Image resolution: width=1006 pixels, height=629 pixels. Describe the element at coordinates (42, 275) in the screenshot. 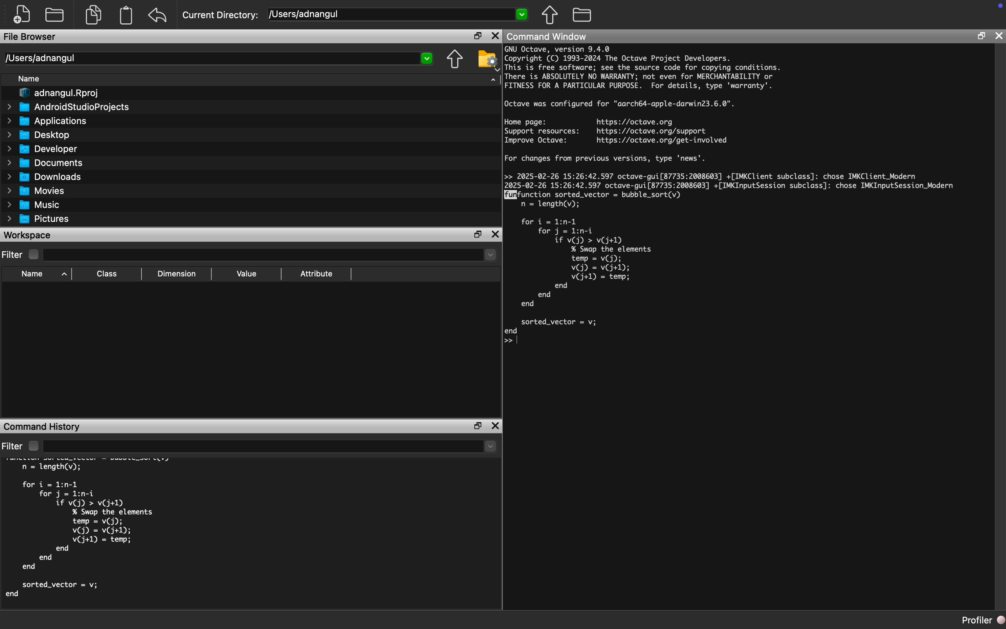

I see `Name ` at that location.